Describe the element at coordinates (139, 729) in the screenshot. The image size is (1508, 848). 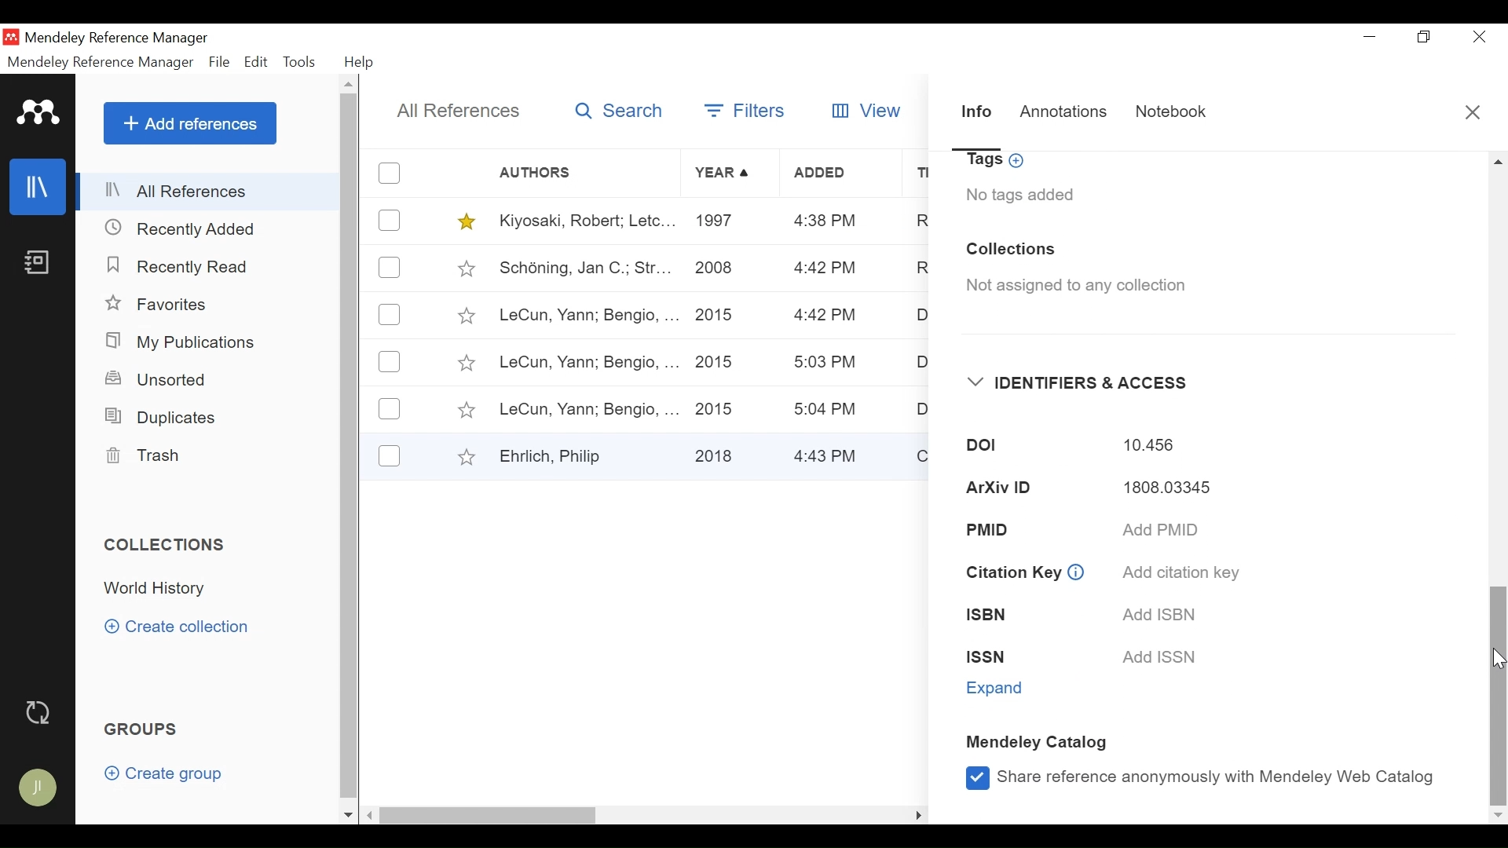
I see `Groups` at that location.